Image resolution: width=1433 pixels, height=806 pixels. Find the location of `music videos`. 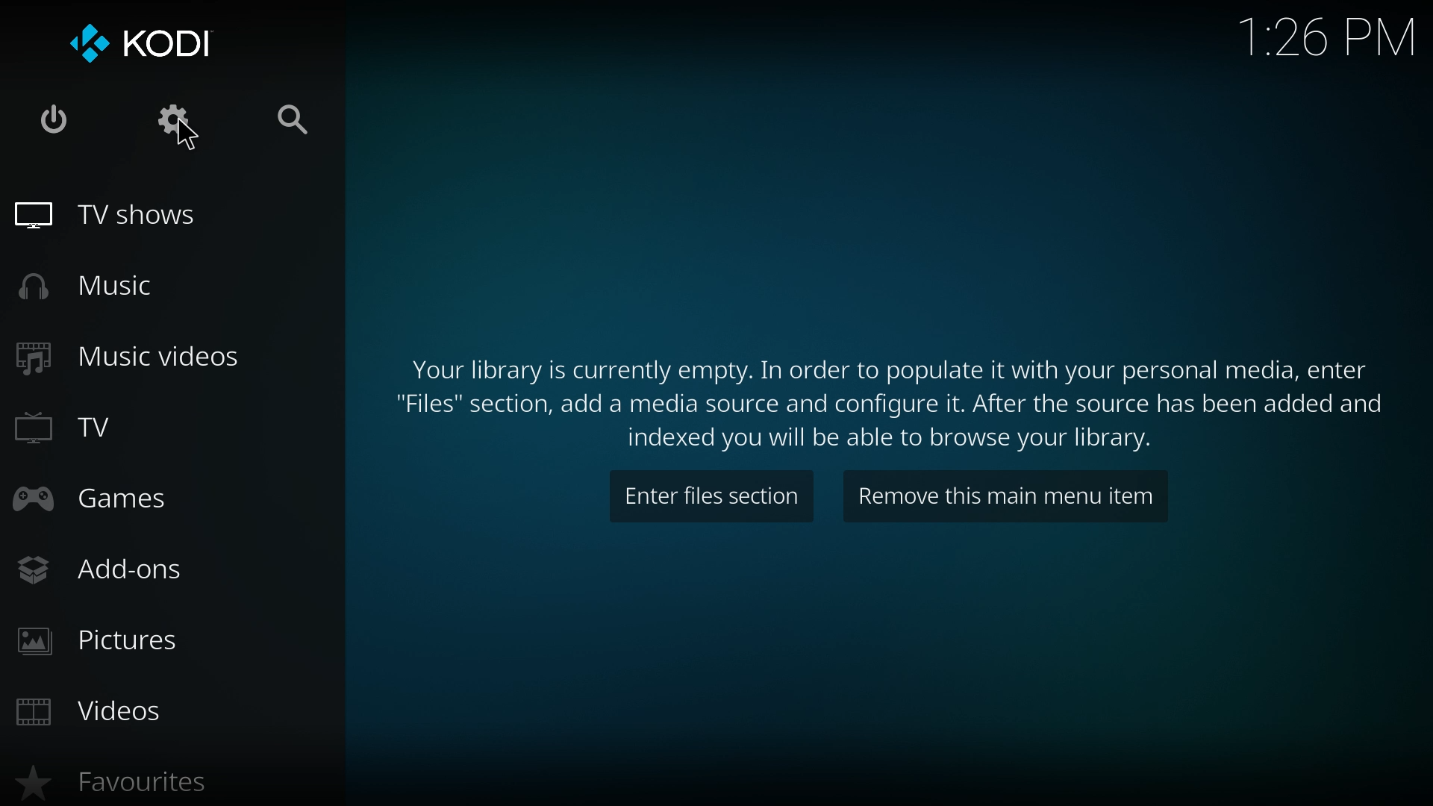

music videos is located at coordinates (144, 357).